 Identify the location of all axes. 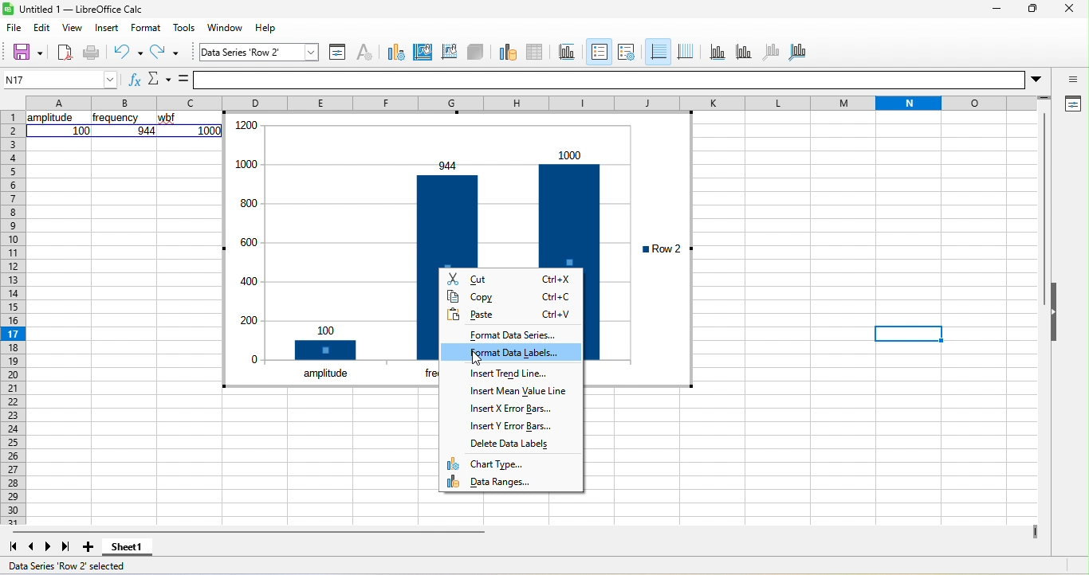
(800, 50).